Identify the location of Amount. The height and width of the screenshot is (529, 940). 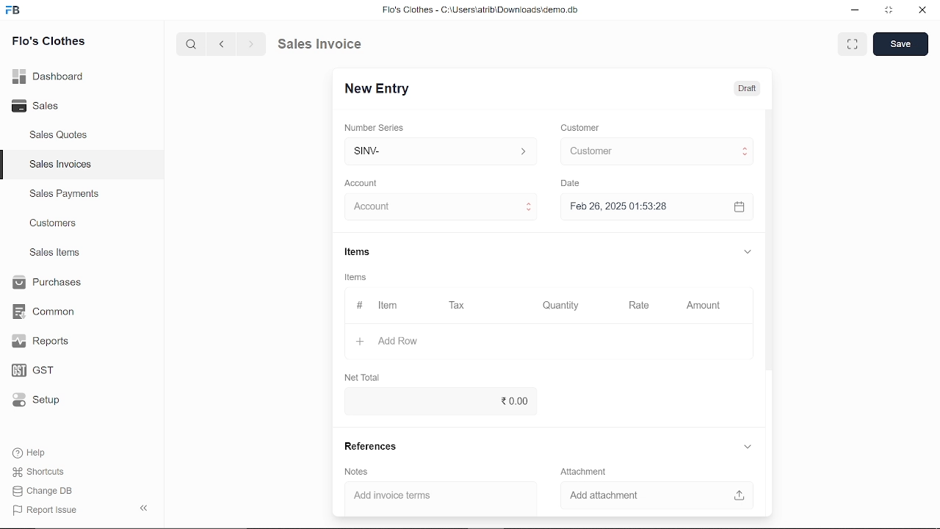
(704, 306).